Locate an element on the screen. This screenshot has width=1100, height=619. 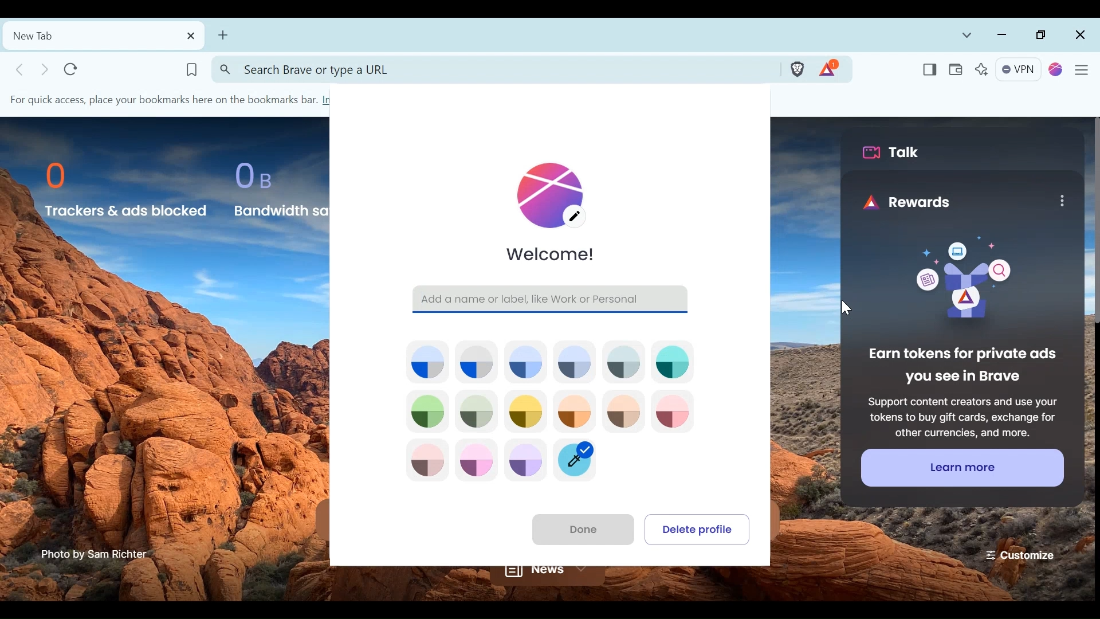
Theme is located at coordinates (427, 411).